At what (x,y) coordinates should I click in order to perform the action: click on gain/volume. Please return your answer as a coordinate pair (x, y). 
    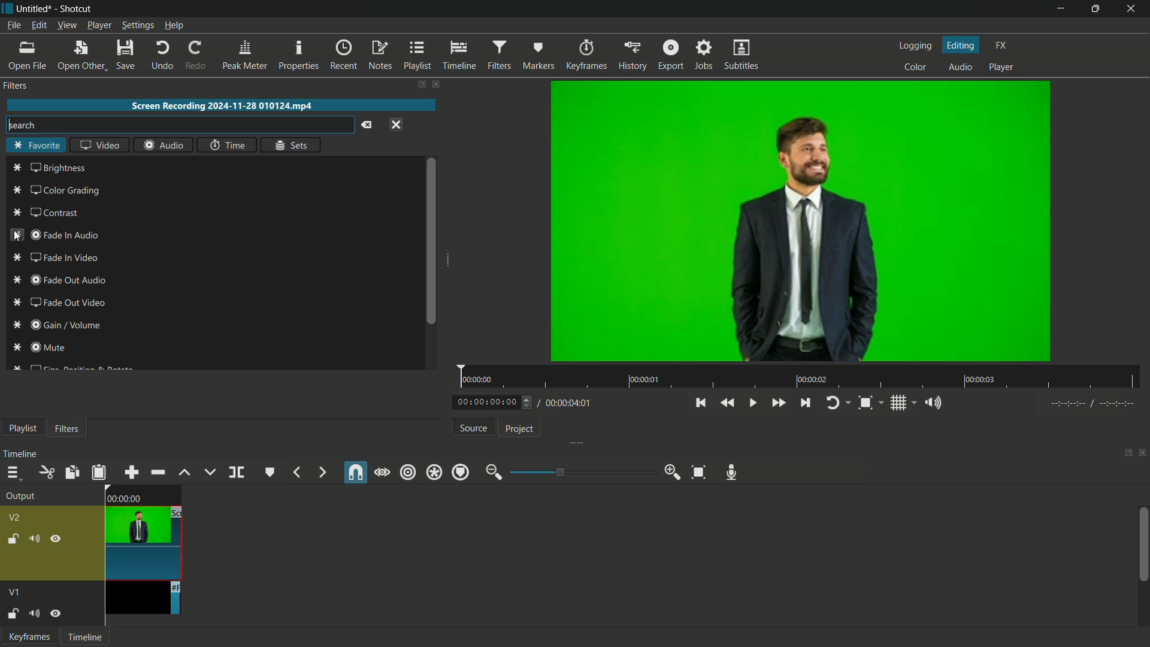
    Looking at the image, I should click on (57, 326).